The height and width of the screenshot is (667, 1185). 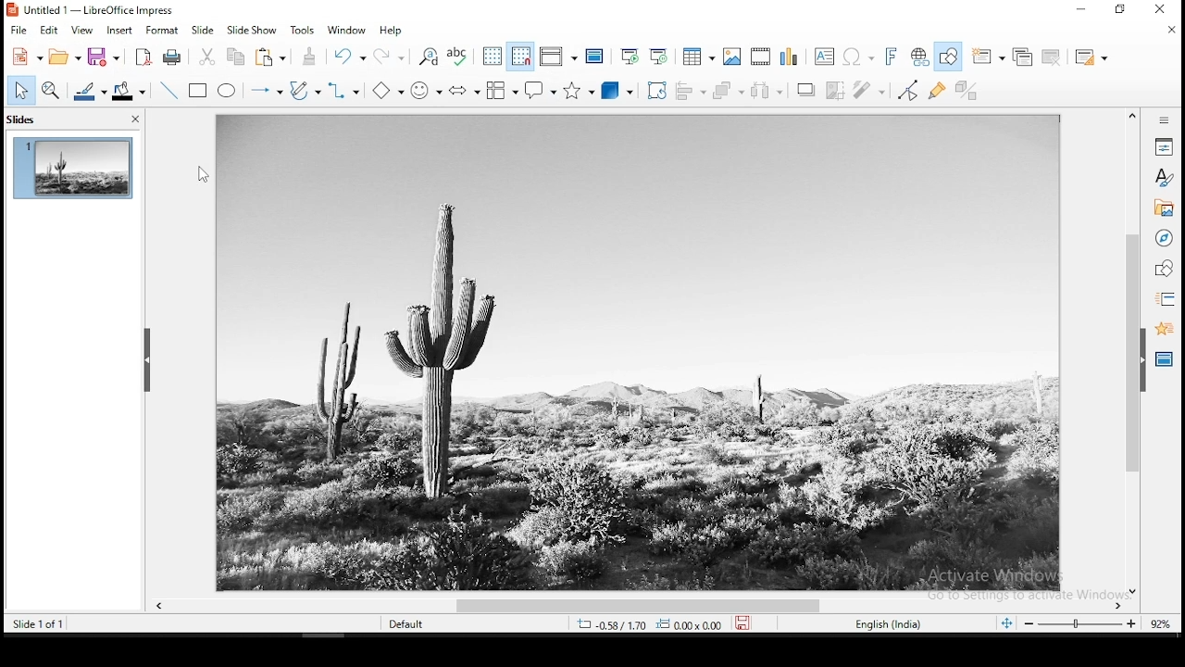 What do you see at coordinates (792, 57) in the screenshot?
I see `charts` at bounding box center [792, 57].